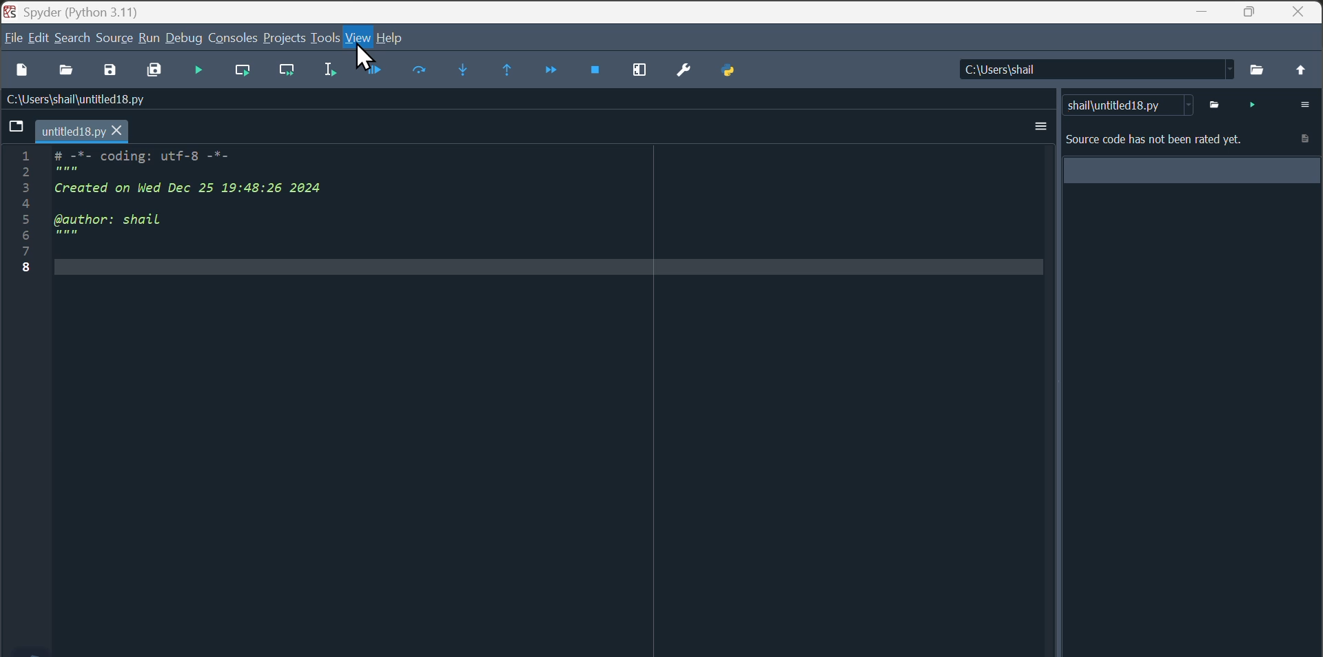 Image resolution: width=1323 pixels, height=657 pixels. Describe the element at coordinates (326, 36) in the screenshot. I see `Tools` at that location.